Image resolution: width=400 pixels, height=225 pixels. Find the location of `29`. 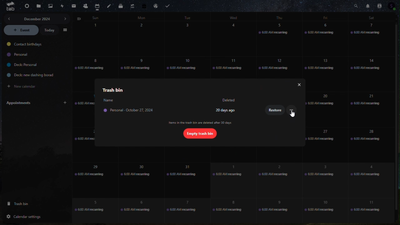

29 is located at coordinates (94, 175).